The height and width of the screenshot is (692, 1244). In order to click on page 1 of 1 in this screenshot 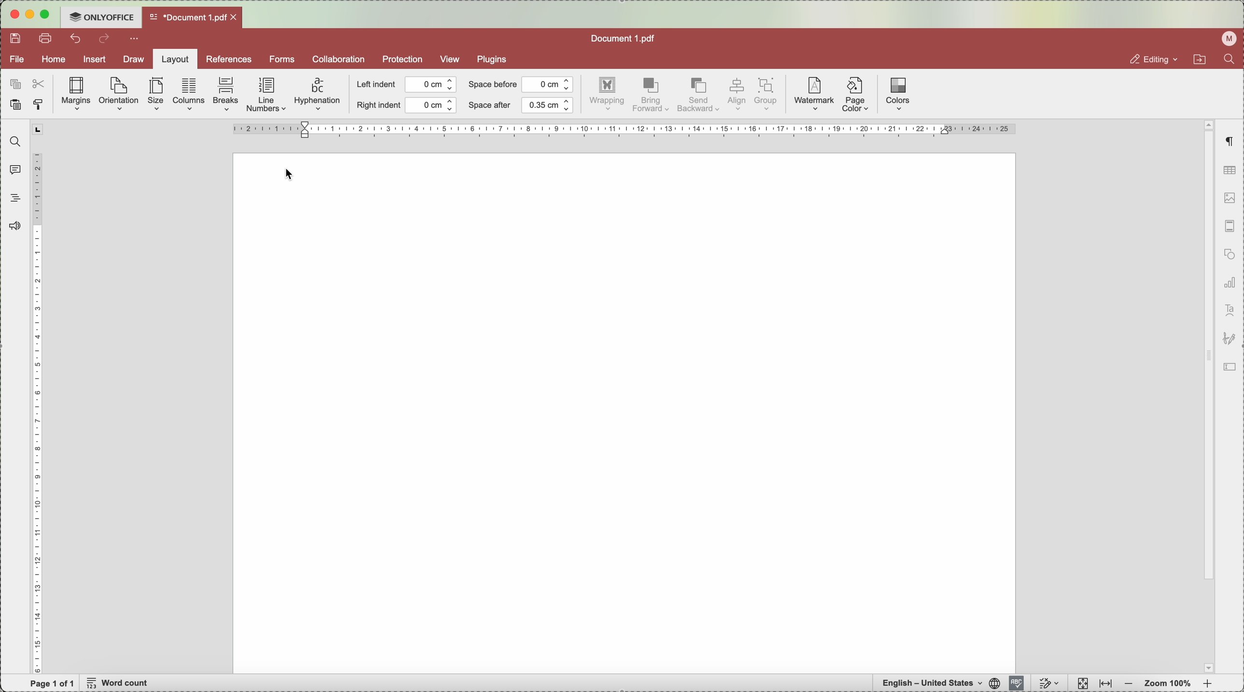, I will do `click(53, 683)`.